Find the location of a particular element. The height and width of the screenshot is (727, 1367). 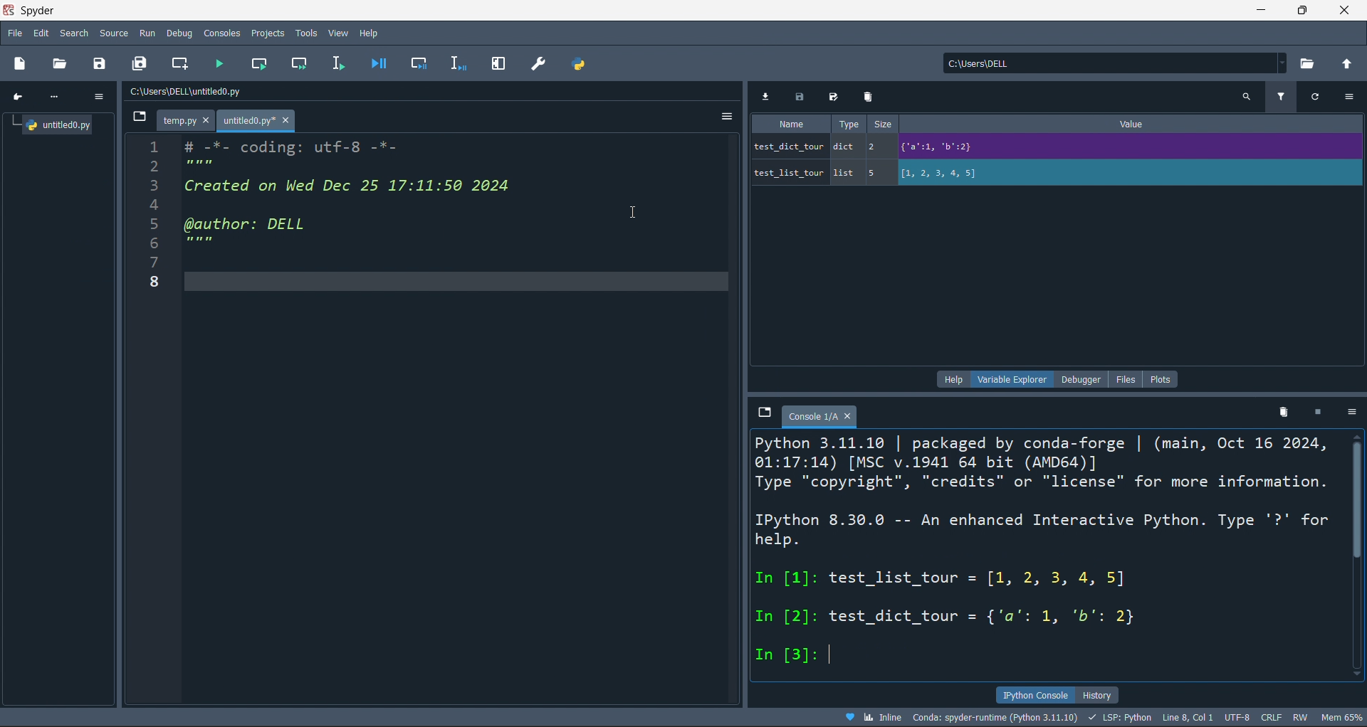

edit is located at coordinates (40, 32).